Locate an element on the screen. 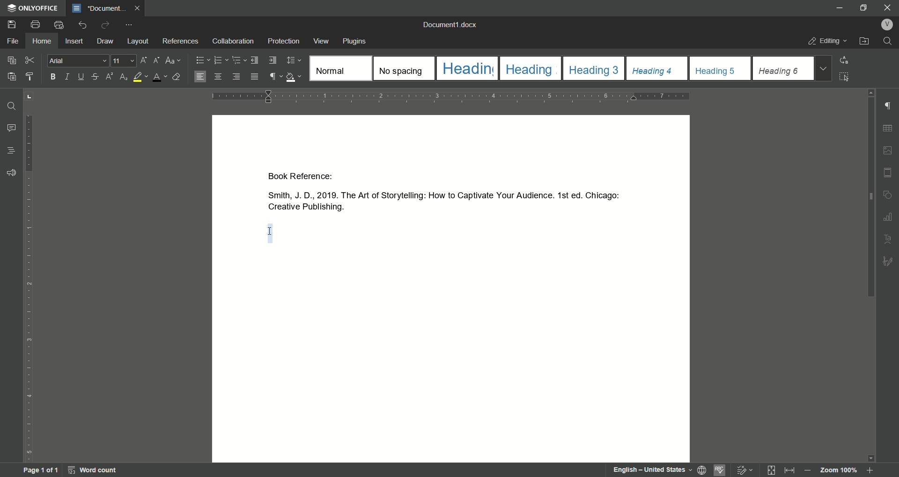  align right is located at coordinates (236, 76).